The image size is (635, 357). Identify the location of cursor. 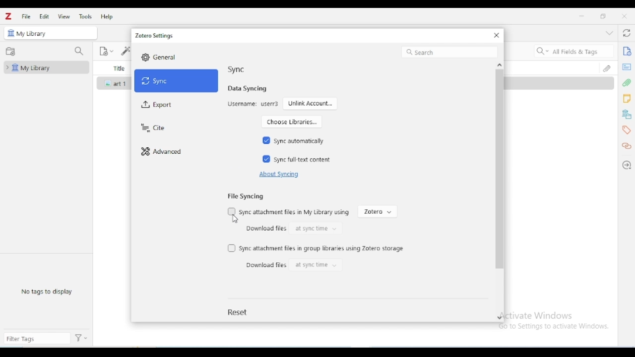
(235, 219).